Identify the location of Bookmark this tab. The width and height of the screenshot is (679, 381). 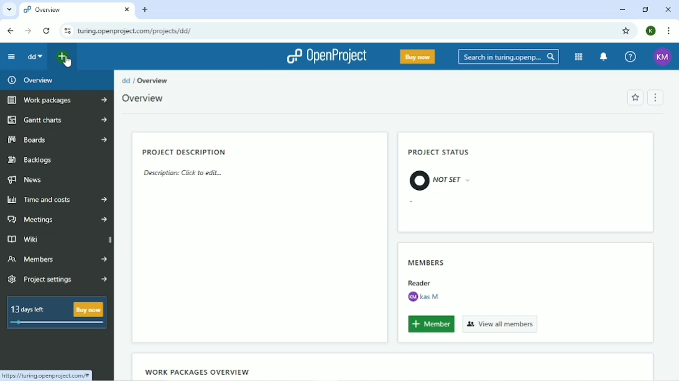
(626, 31).